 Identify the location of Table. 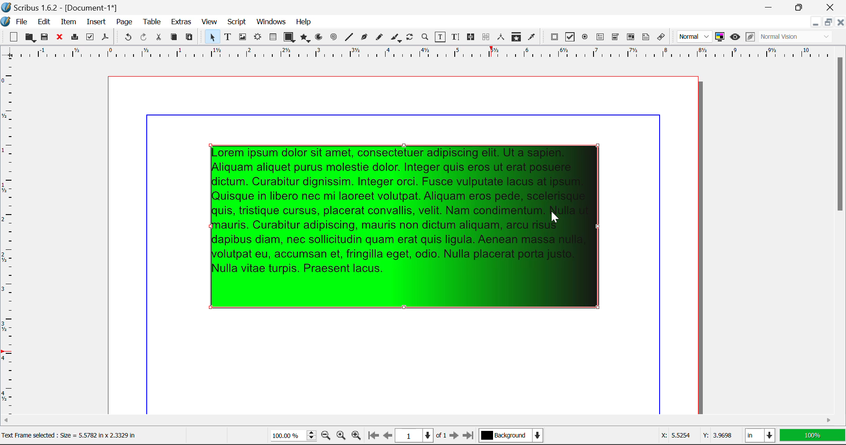
(151, 22).